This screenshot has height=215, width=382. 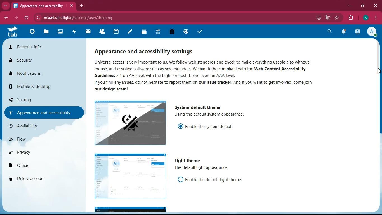 What do you see at coordinates (37, 18) in the screenshot?
I see `view site information` at bounding box center [37, 18].